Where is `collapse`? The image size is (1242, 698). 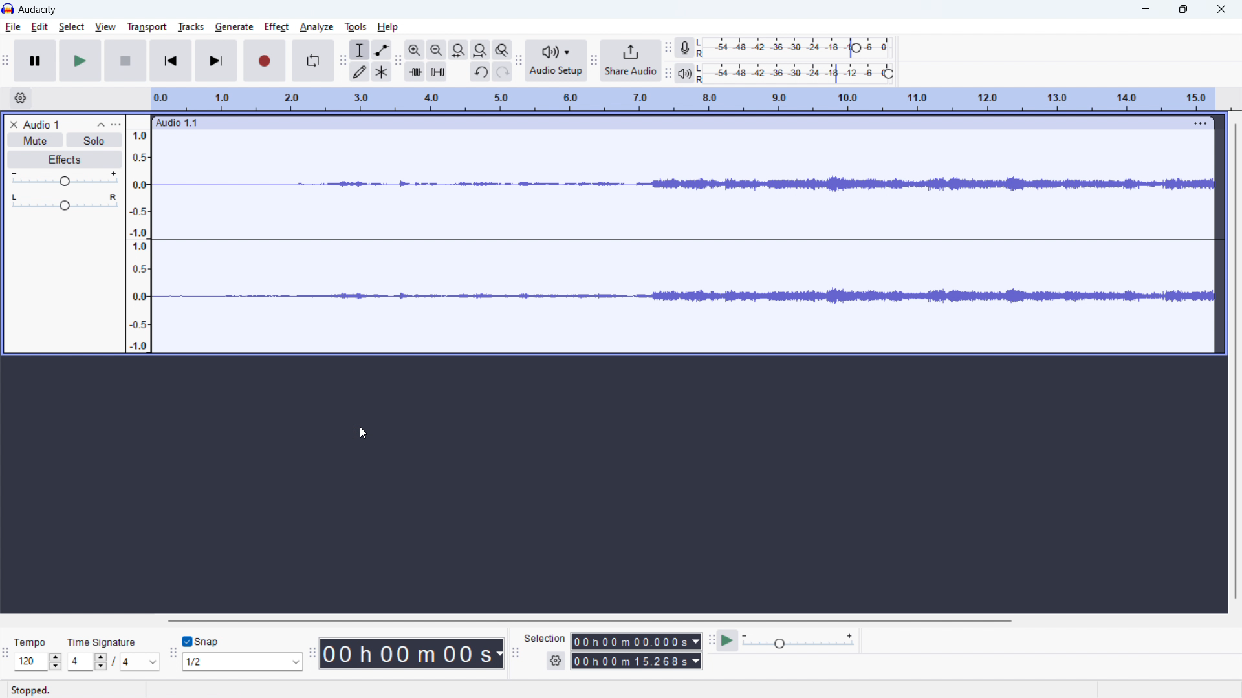
collapse is located at coordinates (100, 124).